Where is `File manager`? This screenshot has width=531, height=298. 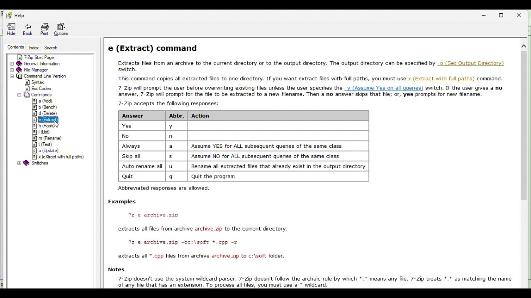
File manager is located at coordinates (44, 70).